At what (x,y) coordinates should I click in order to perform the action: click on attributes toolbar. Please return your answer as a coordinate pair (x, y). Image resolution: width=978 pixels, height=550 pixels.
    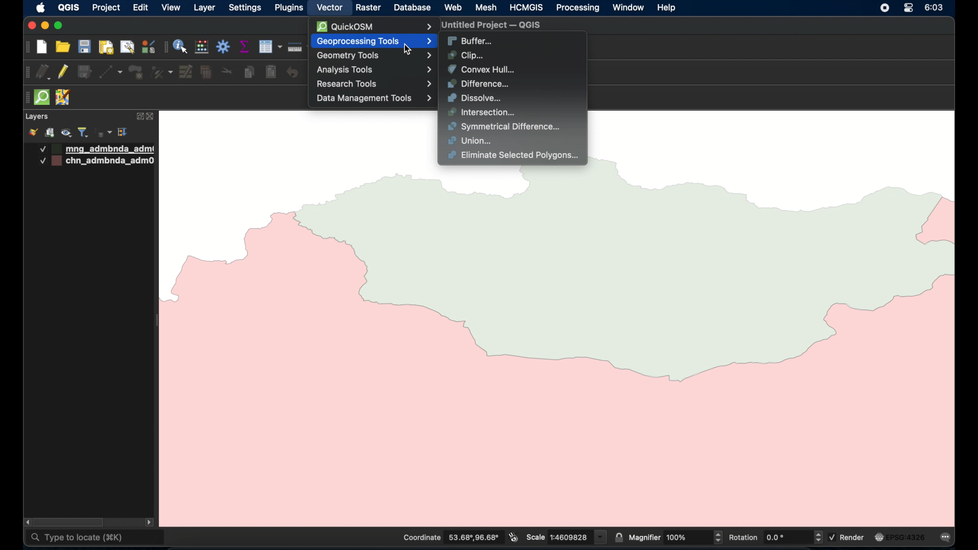
    Looking at the image, I should click on (165, 47).